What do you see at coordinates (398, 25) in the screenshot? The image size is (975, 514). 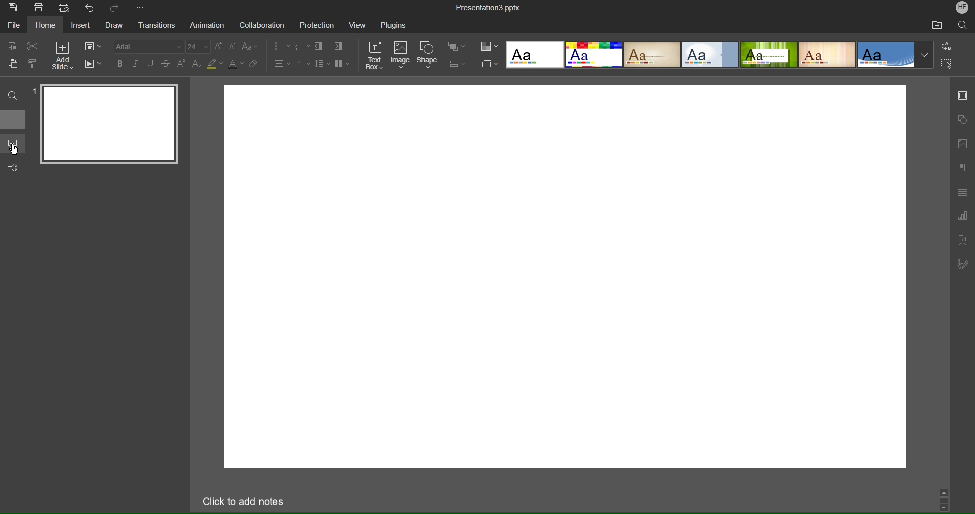 I see `Plugins` at bounding box center [398, 25].